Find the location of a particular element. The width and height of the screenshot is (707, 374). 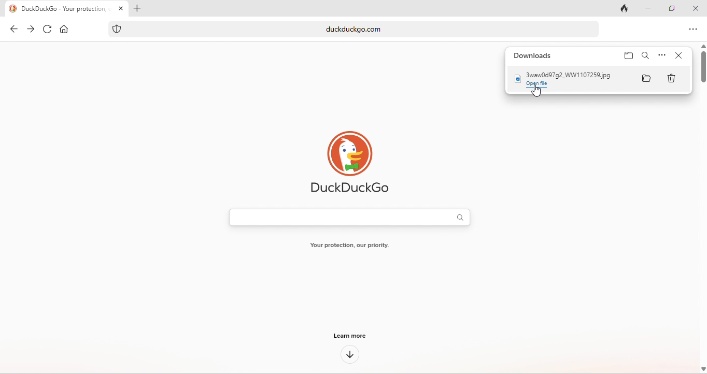

Your protection, our priority is located at coordinates (352, 244).